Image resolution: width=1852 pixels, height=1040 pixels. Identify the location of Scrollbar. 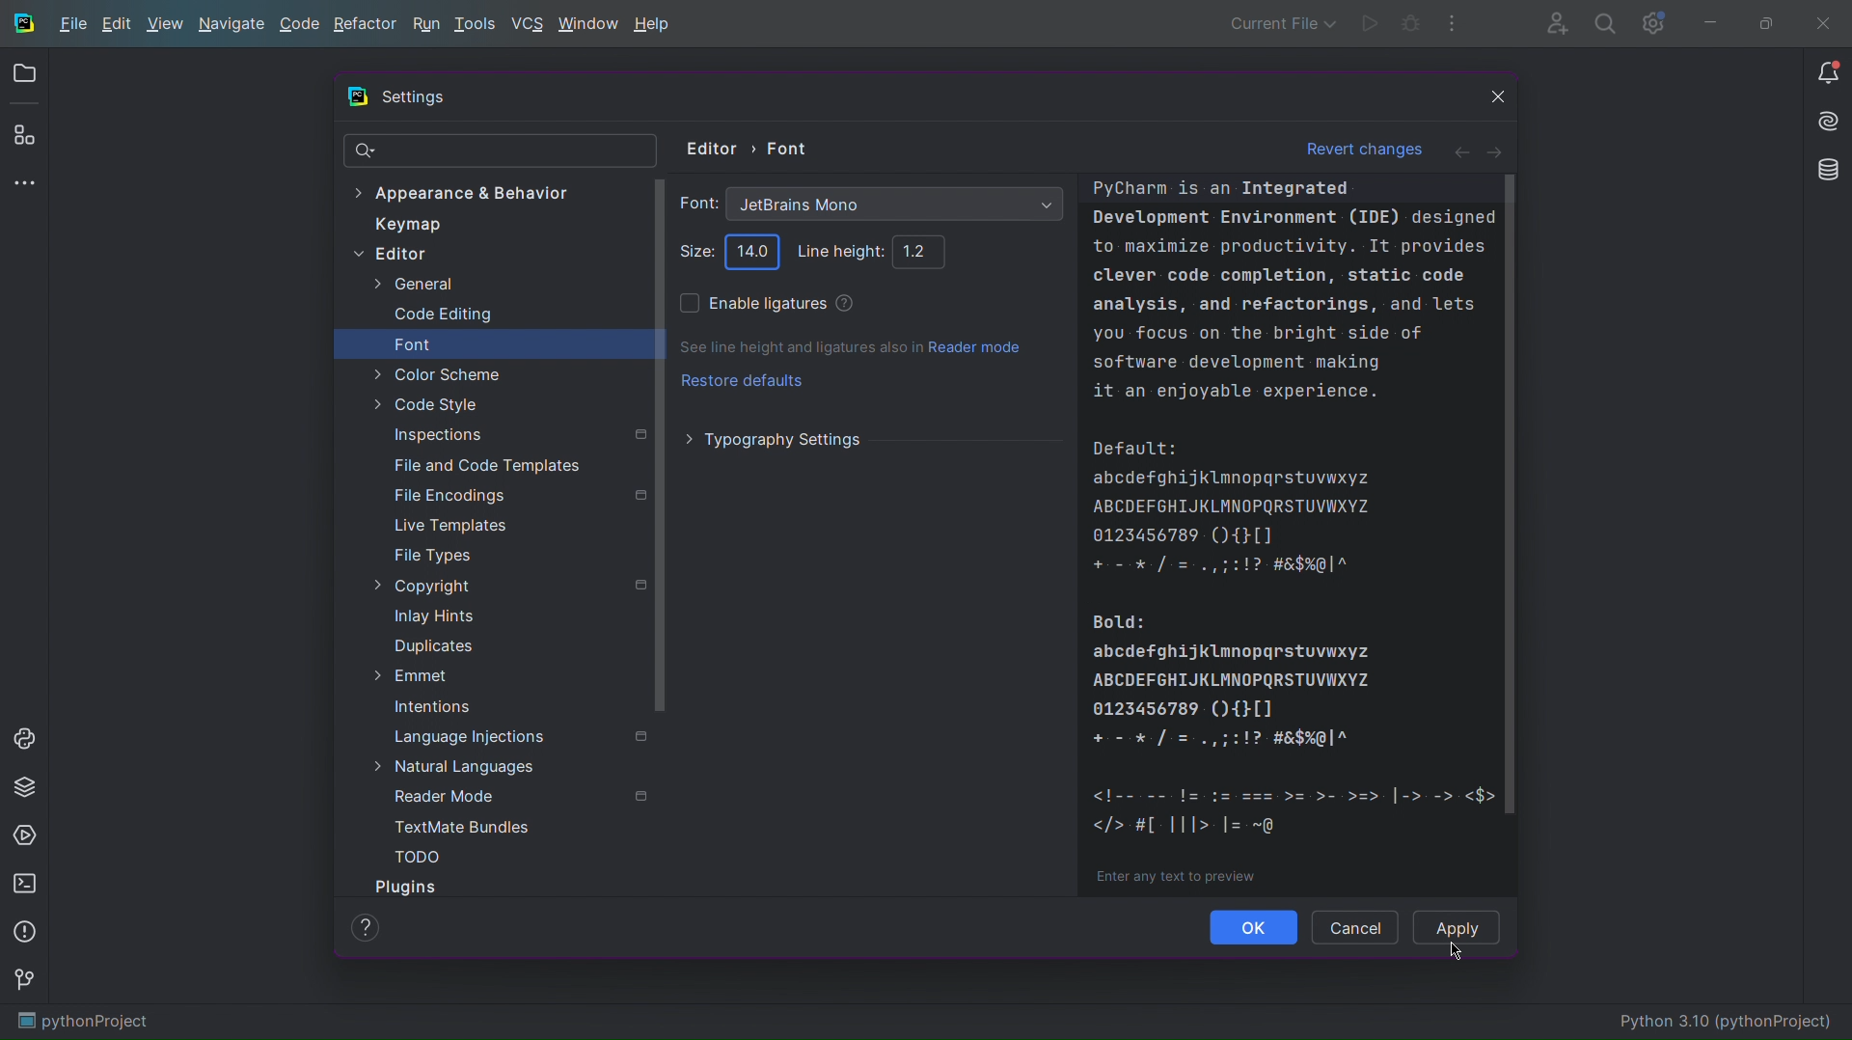
(658, 447).